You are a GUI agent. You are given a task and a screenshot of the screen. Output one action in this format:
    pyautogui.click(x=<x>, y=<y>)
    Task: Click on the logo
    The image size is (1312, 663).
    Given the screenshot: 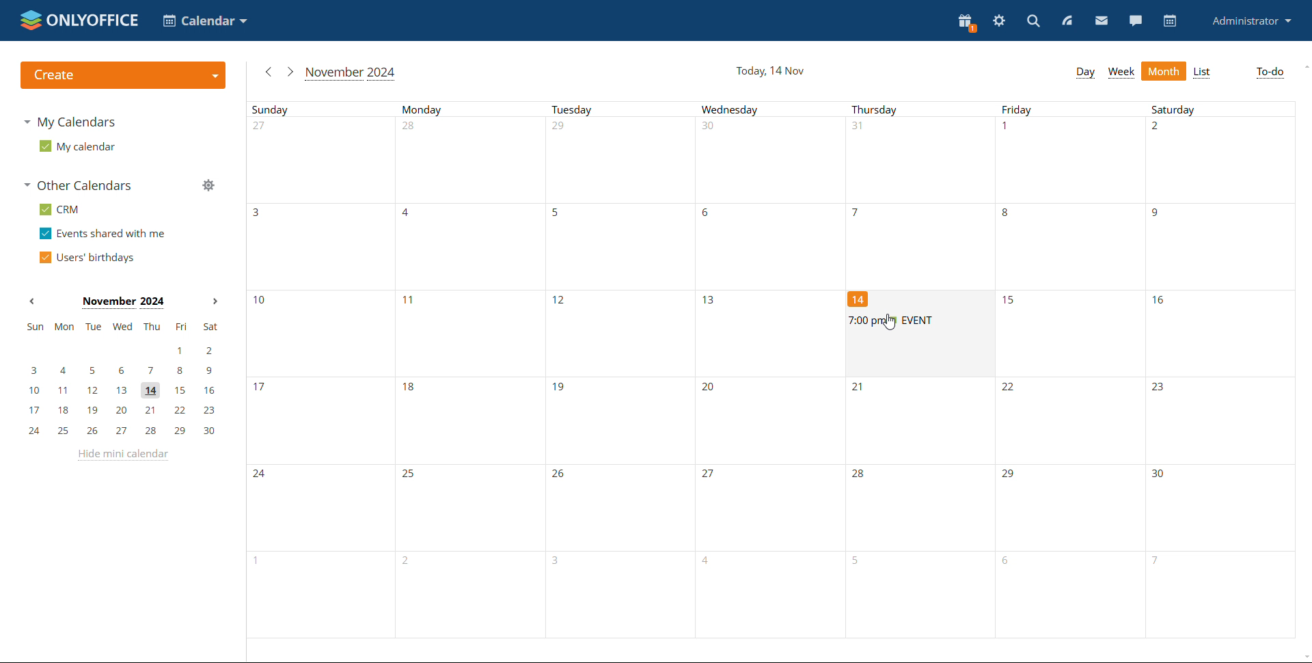 What is the action you would take?
    pyautogui.click(x=79, y=21)
    